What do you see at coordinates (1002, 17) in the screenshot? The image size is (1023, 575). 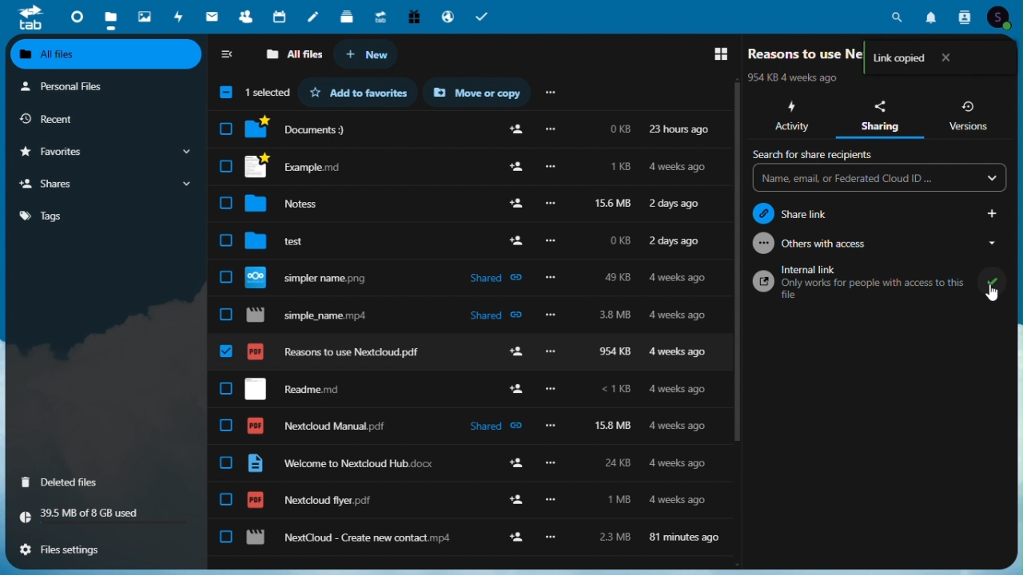 I see `account icon` at bounding box center [1002, 17].